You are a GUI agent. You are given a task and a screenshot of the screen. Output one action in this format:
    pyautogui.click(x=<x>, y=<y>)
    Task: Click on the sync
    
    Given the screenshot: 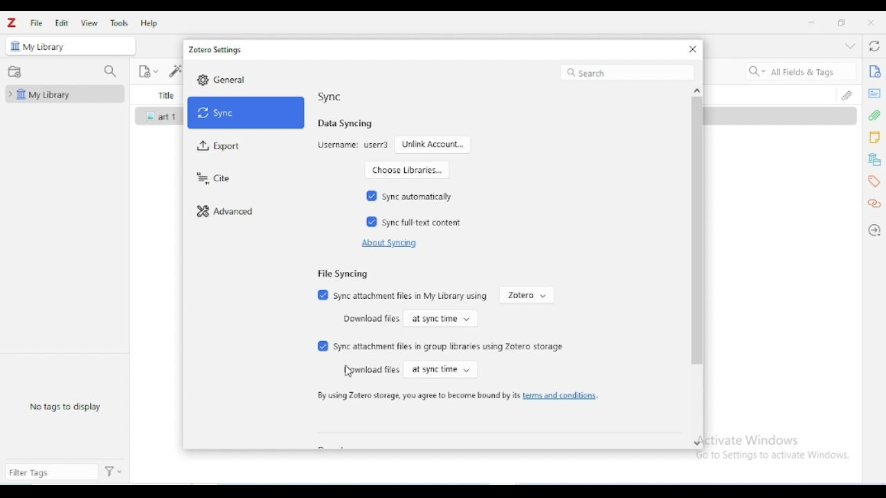 What is the action you would take?
    pyautogui.click(x=246, y=113)
    